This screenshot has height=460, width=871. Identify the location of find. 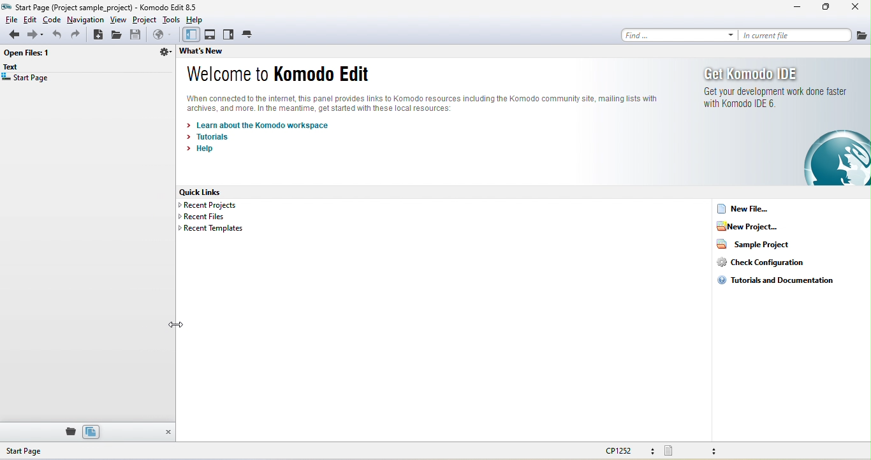
(675, 34).